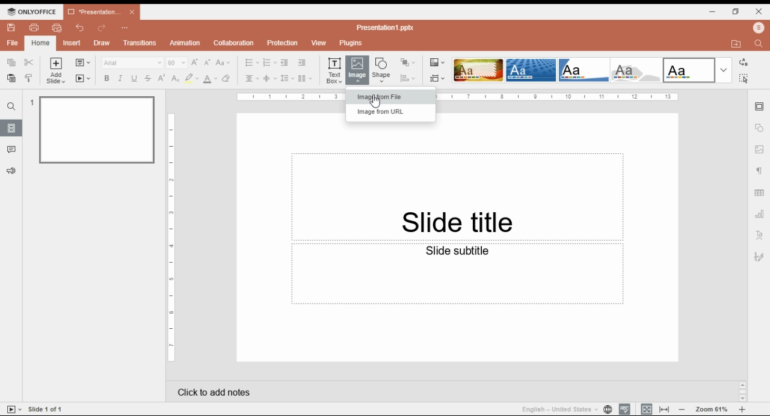 The image size is (770, 416). What do you see at coordinates (41, 43) in the screenshot?
I see `home` at bounding box center [41, 43].